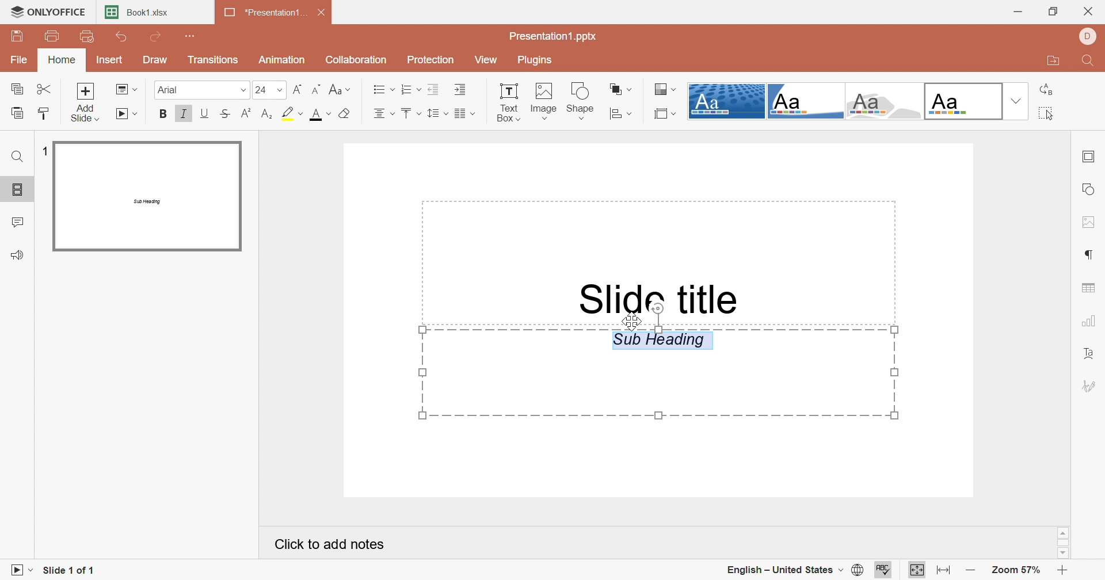 The width and height of the screenshot is (1105, 580). I want to click on 1, so click(45, 148).